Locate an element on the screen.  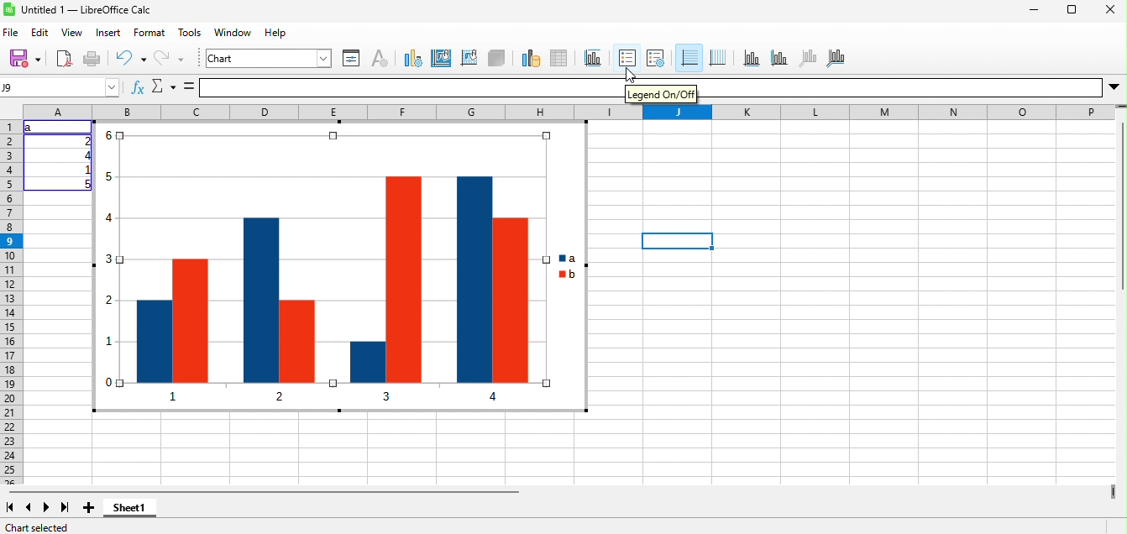
x axis is located at coordinates (752, 59).